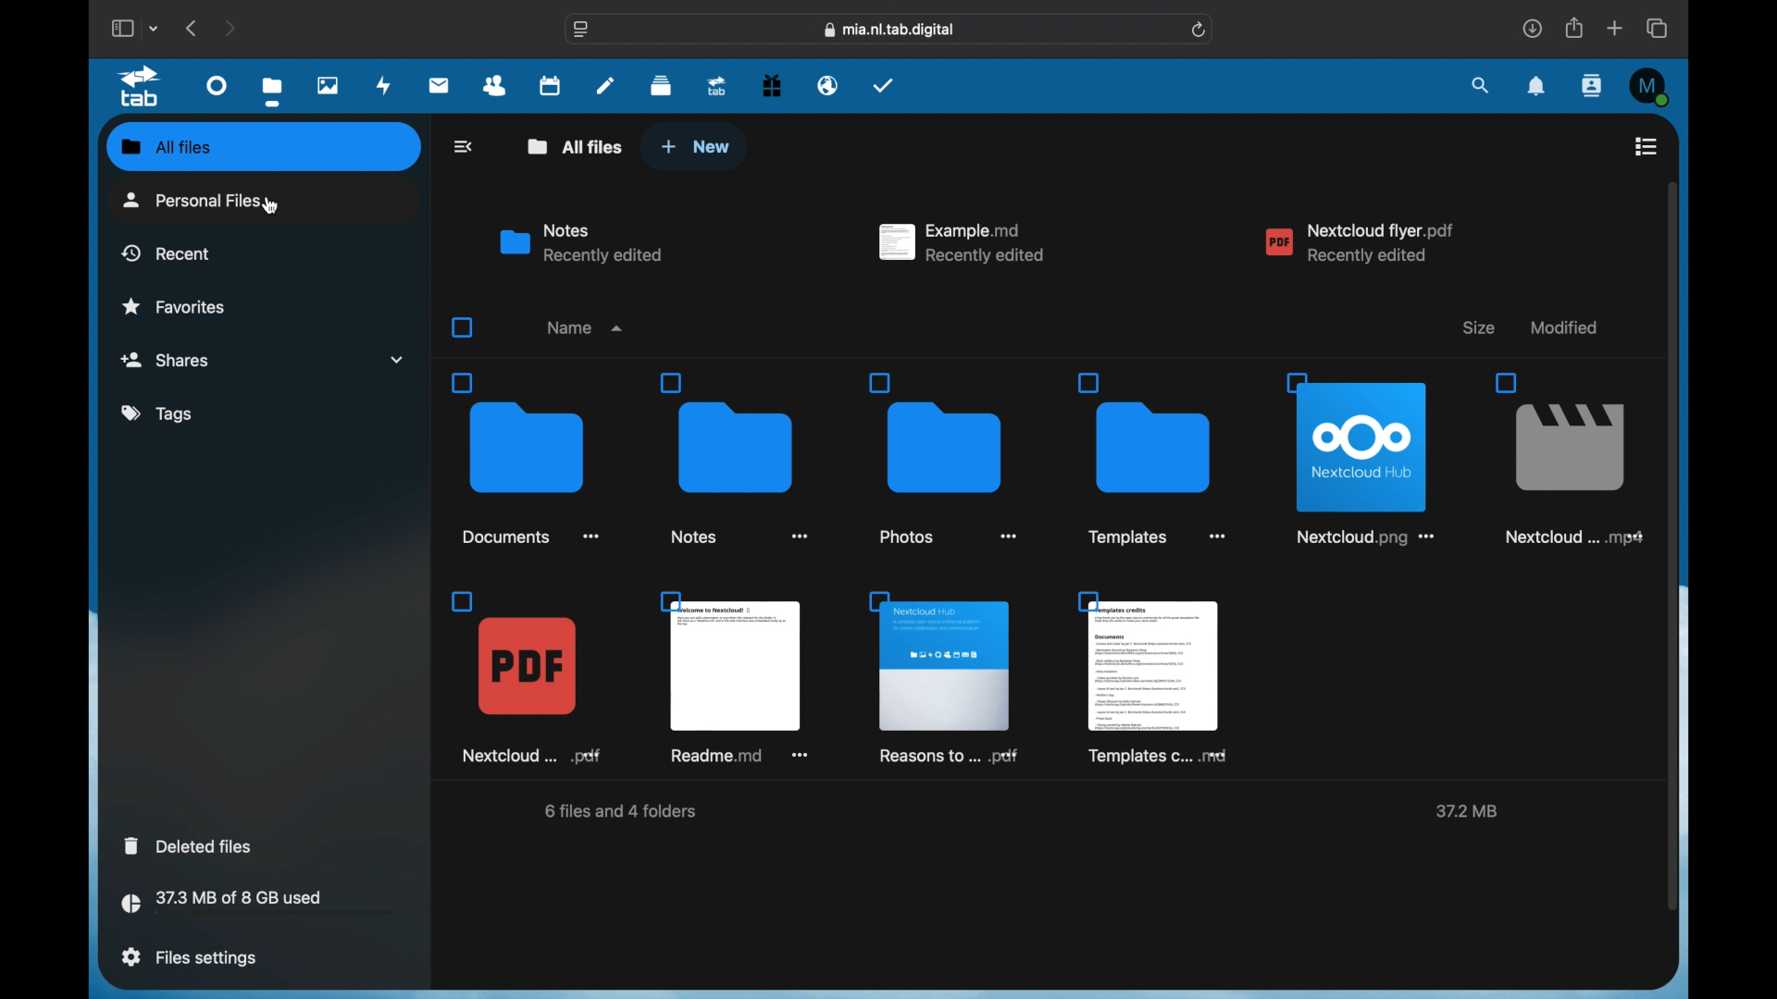 Image resolution: width=1777 pixels, height=999 pixels. I want to click on folder, so click(1150, 458).